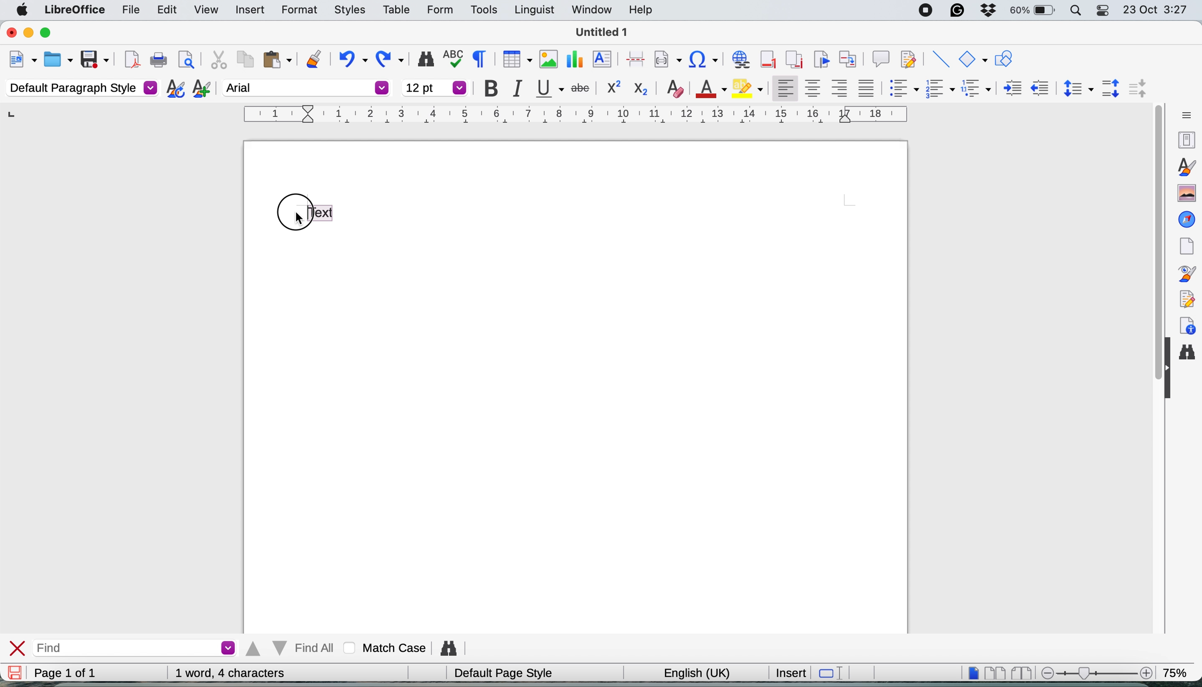 This screenshot has width=1202, height=687. What do you see at coordinates (1020, 672) in the screenshot?
I see `book view` at bounding box center [1020, 672].